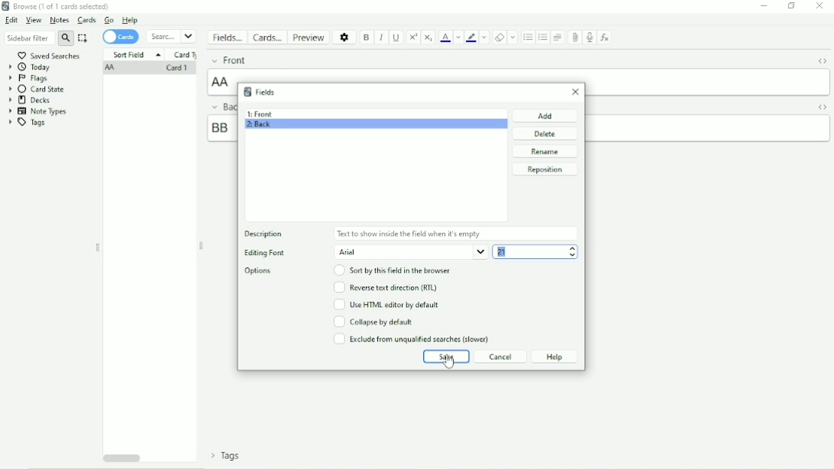  What do you see at coordinates (88, 20) in the screenshot?
I see `Cards` at bounding box center [88, 20].